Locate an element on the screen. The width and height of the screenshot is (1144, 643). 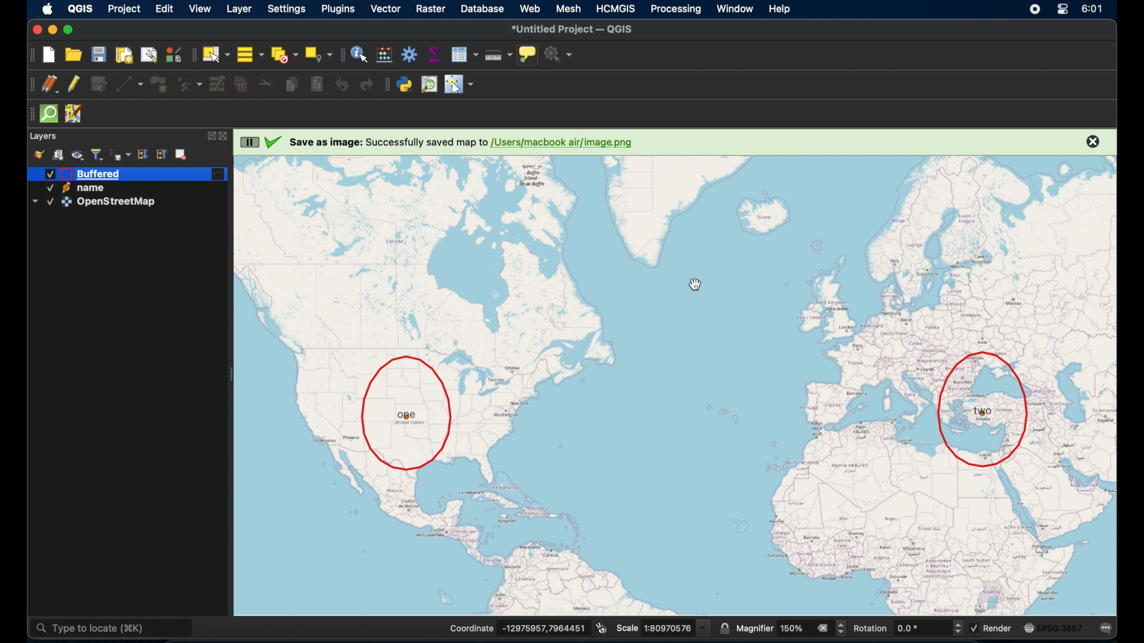
open field calculator is located at coordinates (386, 54).